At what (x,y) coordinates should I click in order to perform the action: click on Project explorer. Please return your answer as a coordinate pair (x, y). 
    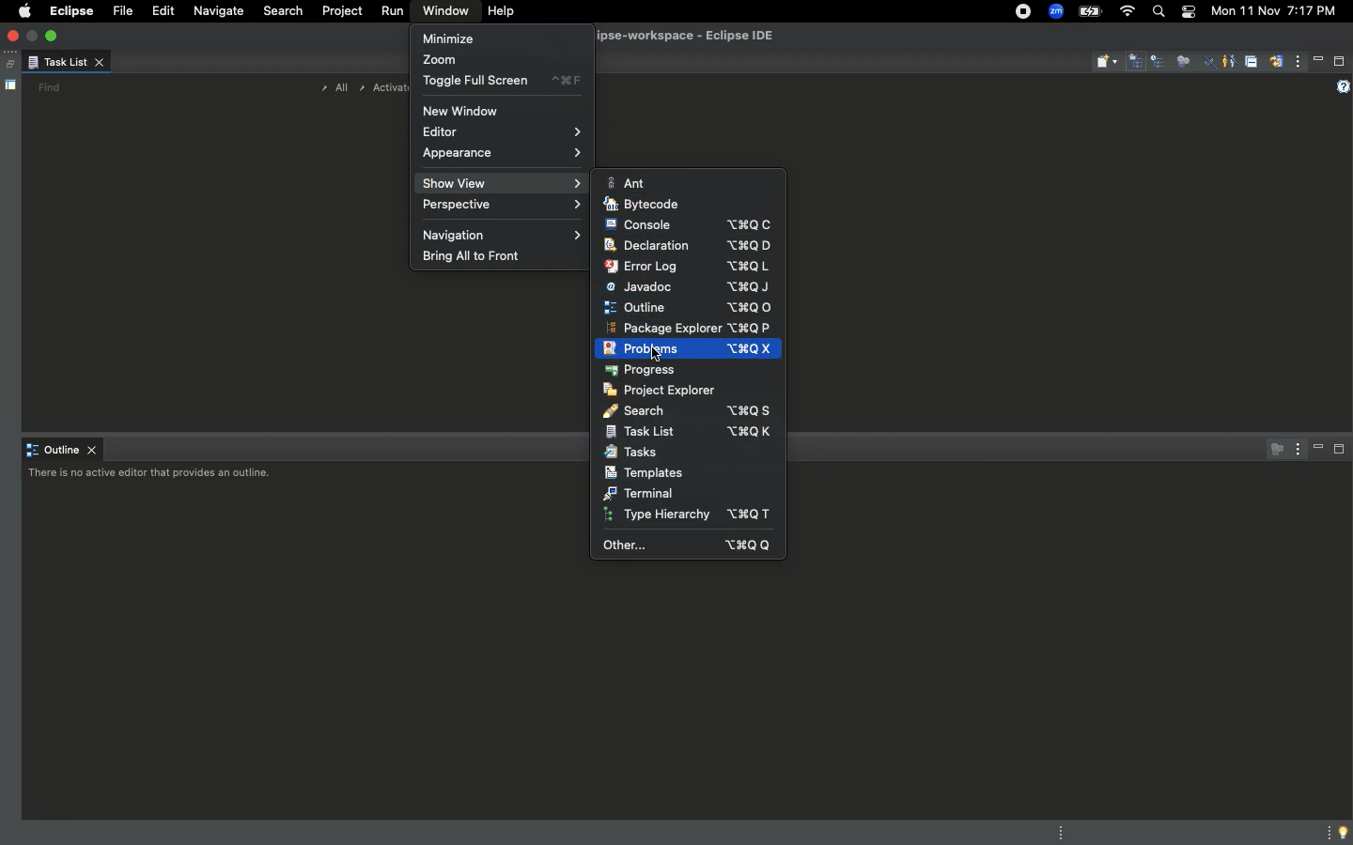
    Looking at the image, I should click on (667, 392).